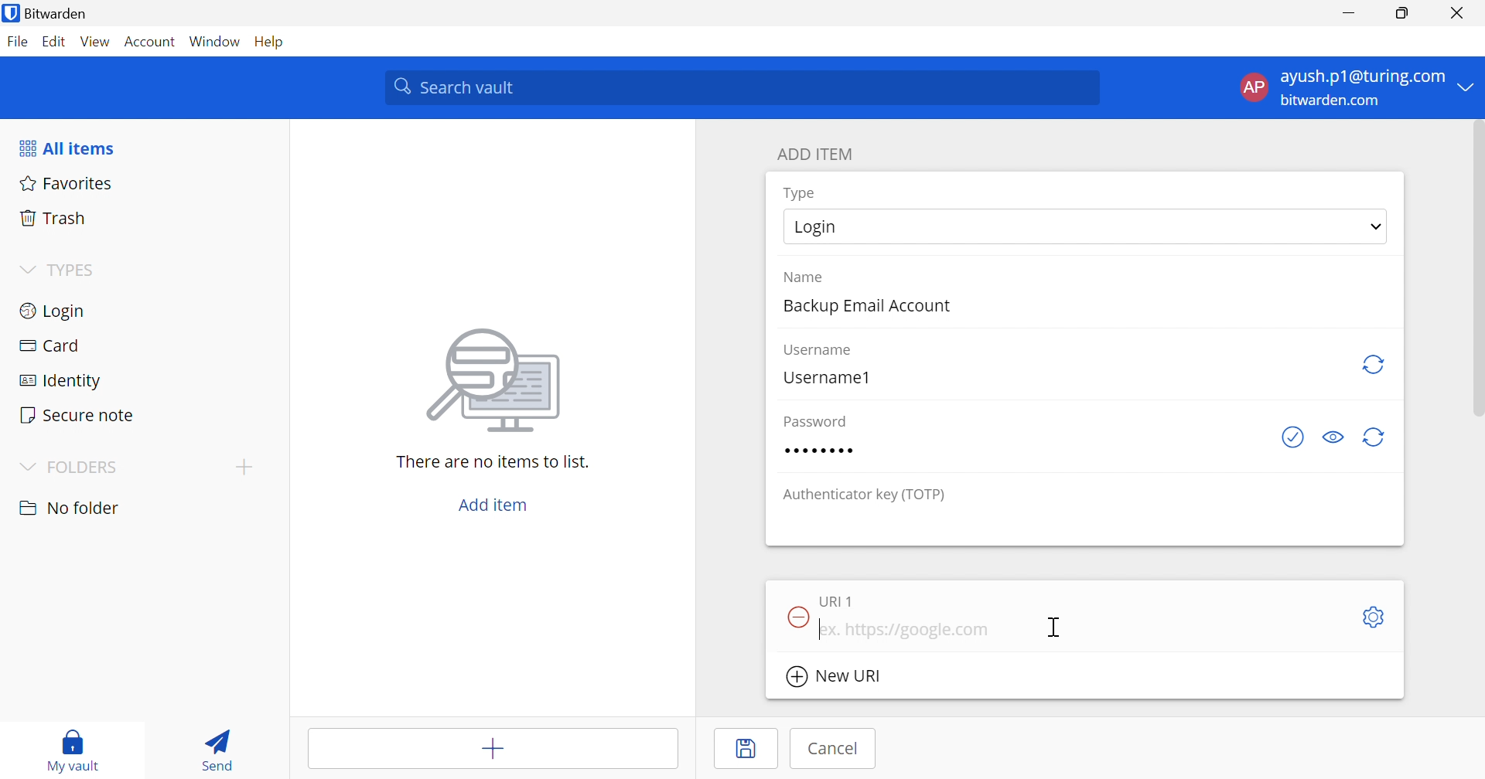 This screenshot has height=779, width=1485. I want to click on Type, so click(801, 194).